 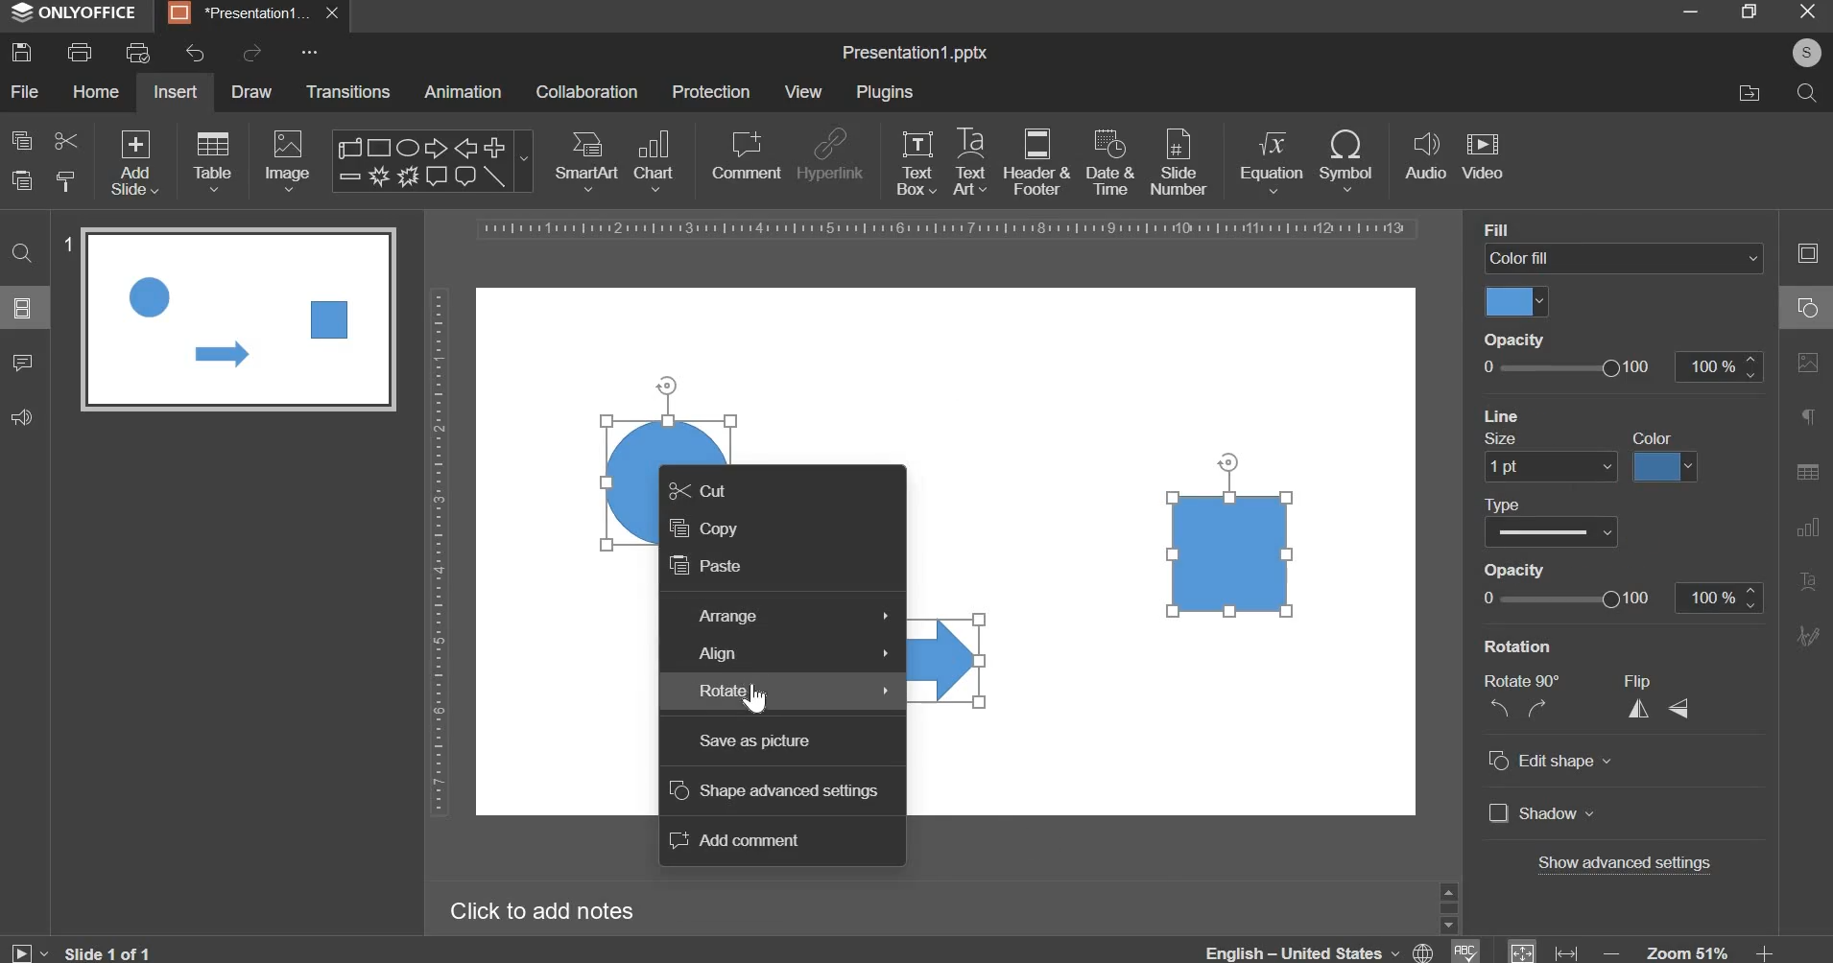 What do you see at coordinates (1496, 711) in the screenshot?
I see `rotate left 90` at bounding box center [1496, 711].